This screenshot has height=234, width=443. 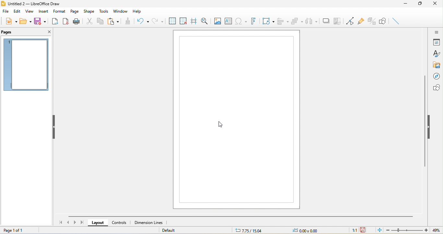 What do you see at coordinates (121, 223) in the screenshot?
I see `controls` at bounding box center [121, 223].